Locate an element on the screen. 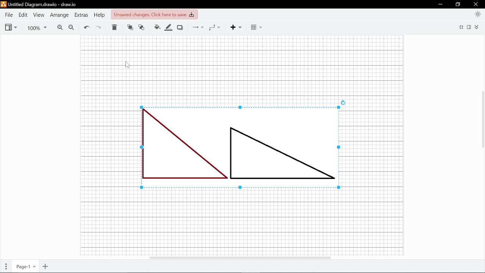 The height and width of the screenshot is (273, 485). Appearence is located at coordinates (478, 14).